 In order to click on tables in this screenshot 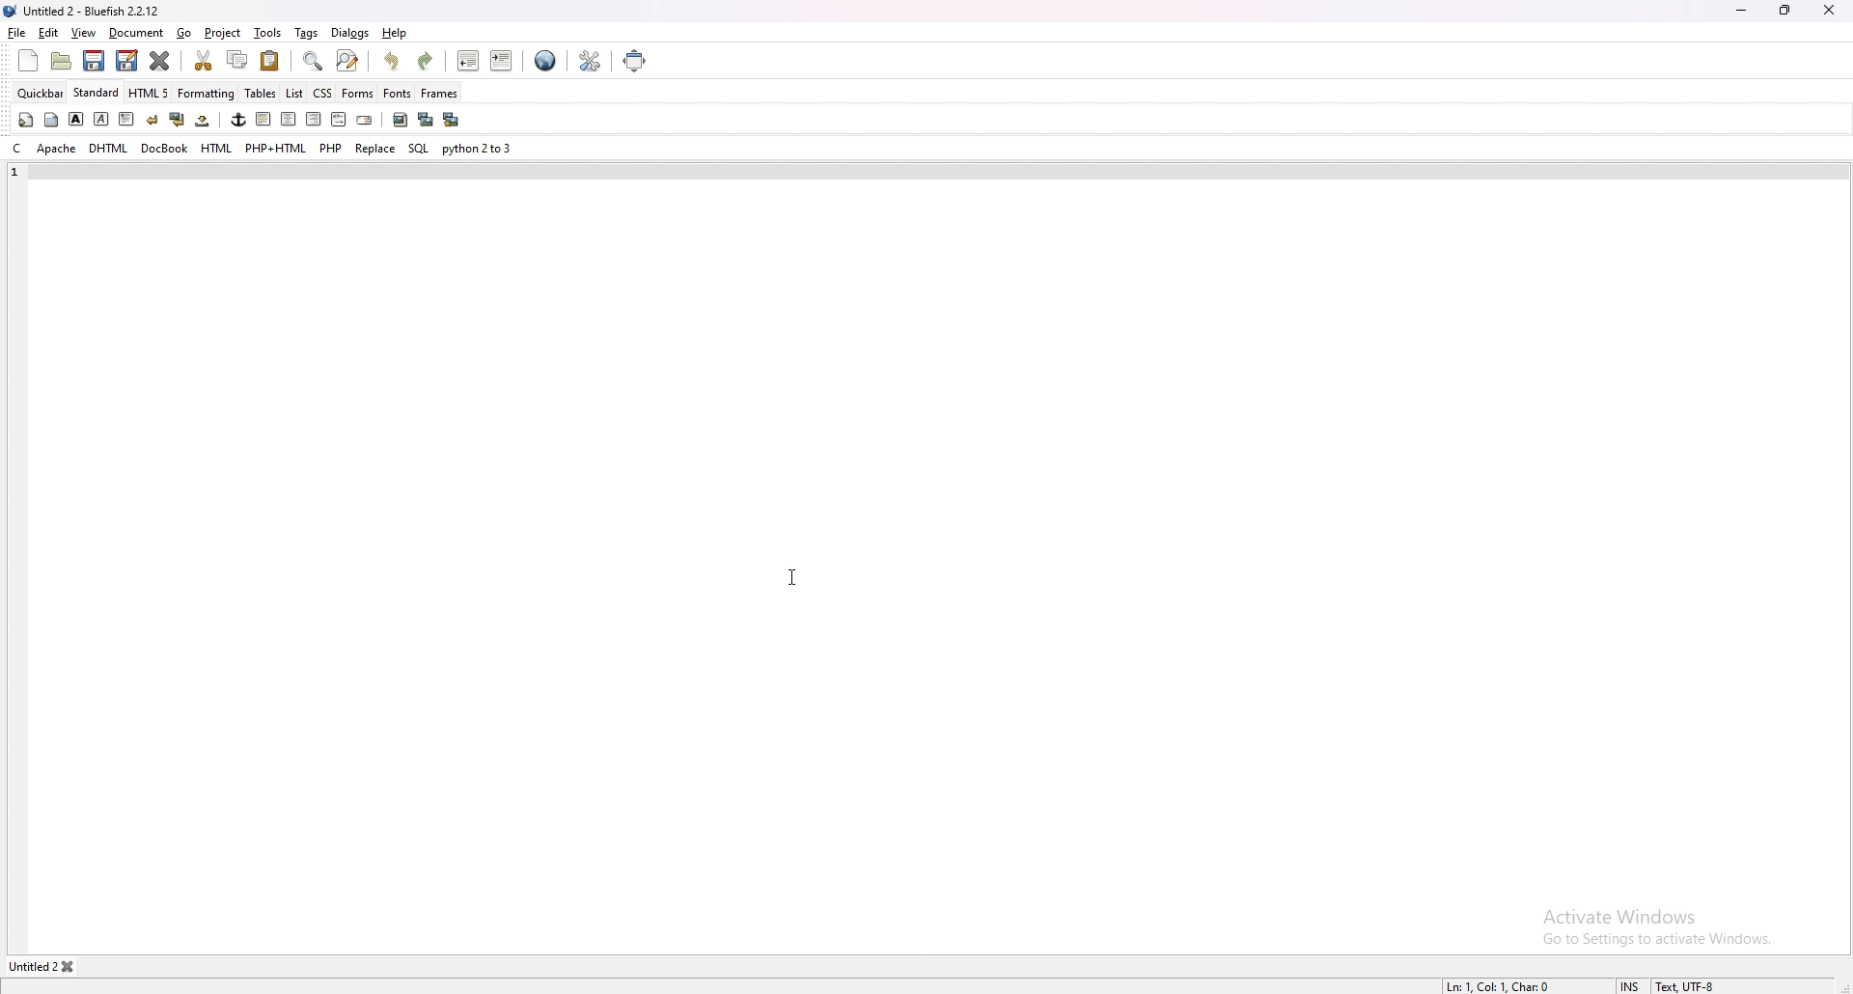, I will do `click(262, 94)`.